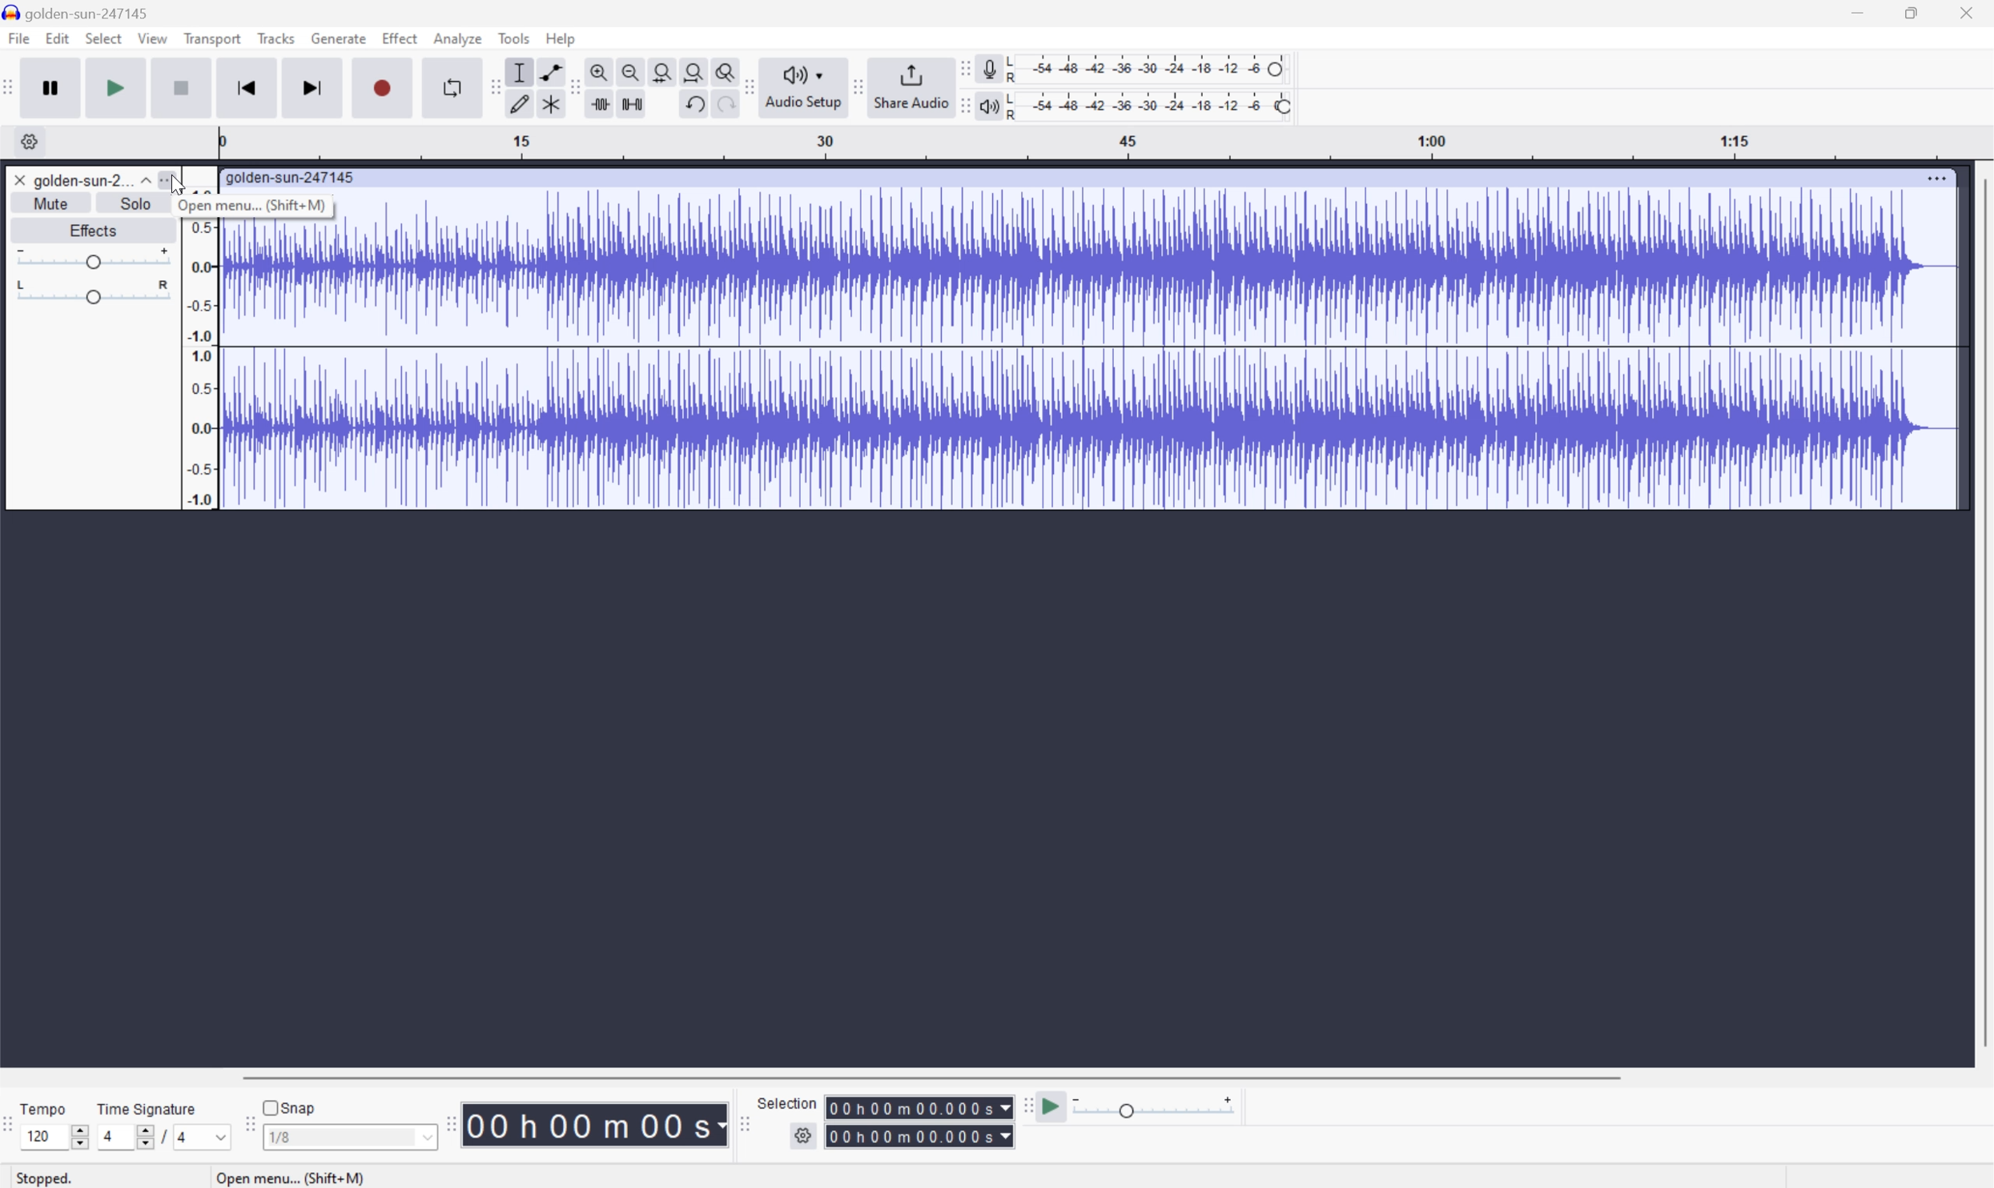 The height and width of the screenshot is (1188, 1994). Describe the element at coordinates (289, 1175) in the screenshot. I see `Open menu... (Shift+M)` at that location.